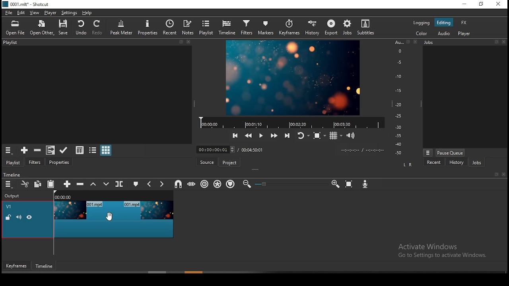 The width and height of the screenshot is (509, 286). What do you see at coordinates (291, 184) in the screenshot?
I see `zoom in or zoom out slider` at bounding box center [291, 184].